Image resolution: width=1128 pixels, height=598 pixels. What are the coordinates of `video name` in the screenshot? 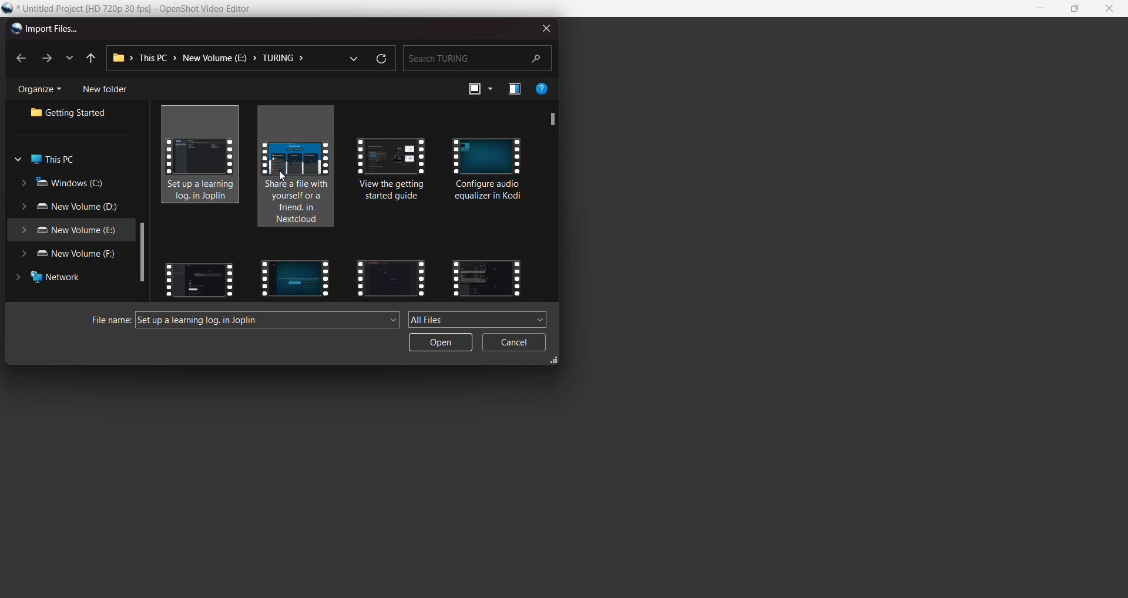 It's located at (199, 321).